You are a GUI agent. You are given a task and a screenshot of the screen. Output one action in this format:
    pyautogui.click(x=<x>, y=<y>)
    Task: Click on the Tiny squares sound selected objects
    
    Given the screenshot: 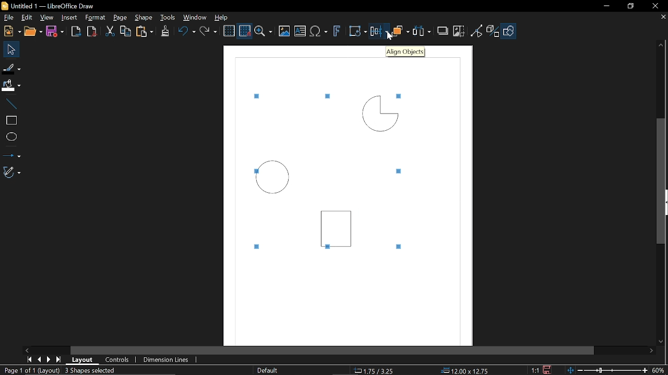 What is the action you would take?
    pyautogui.click(x=258, y=246)
    